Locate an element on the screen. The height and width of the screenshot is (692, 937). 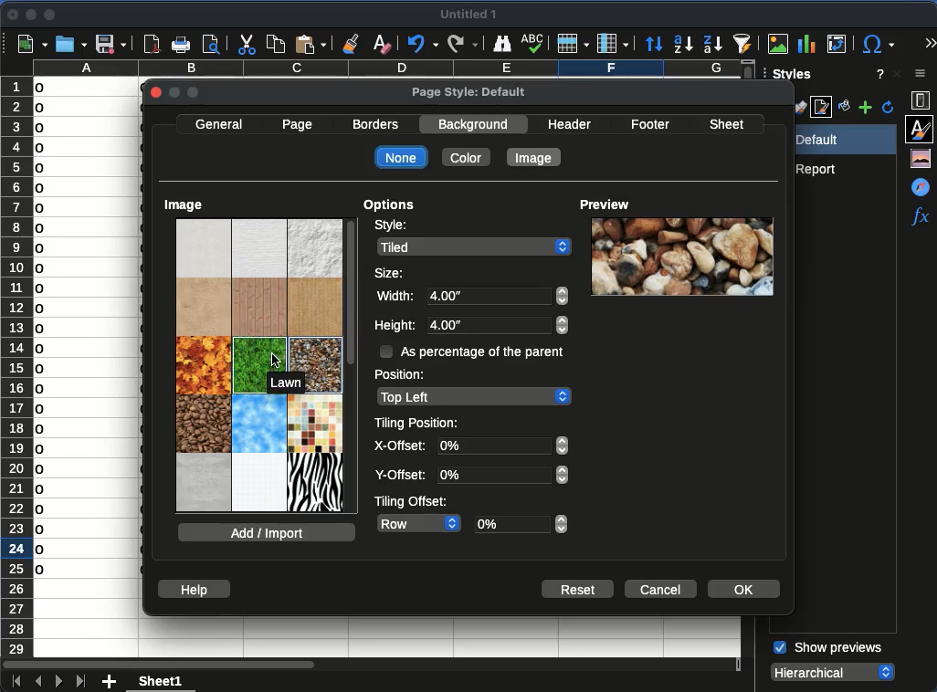
page style is located at coordinates (823, 109).